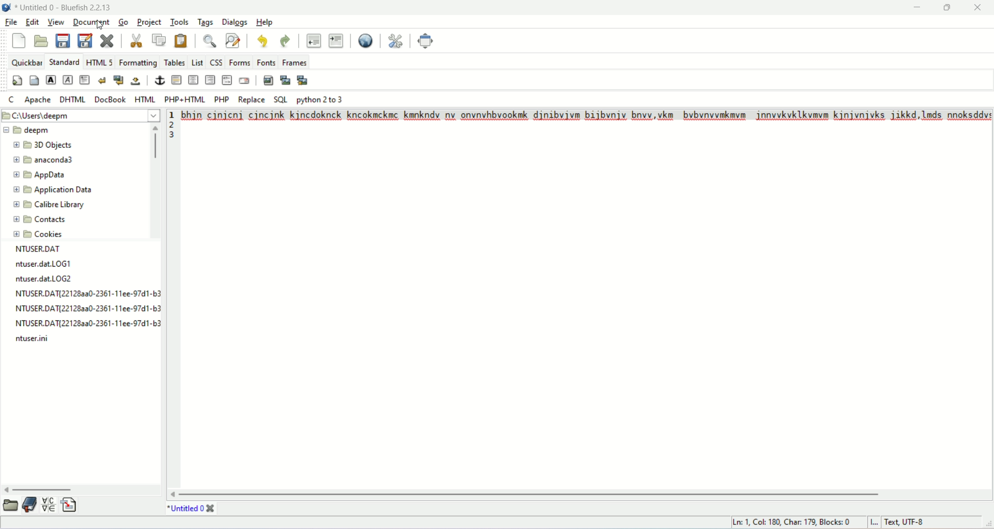 This screenshot has width=994, height=529. Describe the element at coordinates (396, 41) in the screenshot. I see `edit preferences` at that location.